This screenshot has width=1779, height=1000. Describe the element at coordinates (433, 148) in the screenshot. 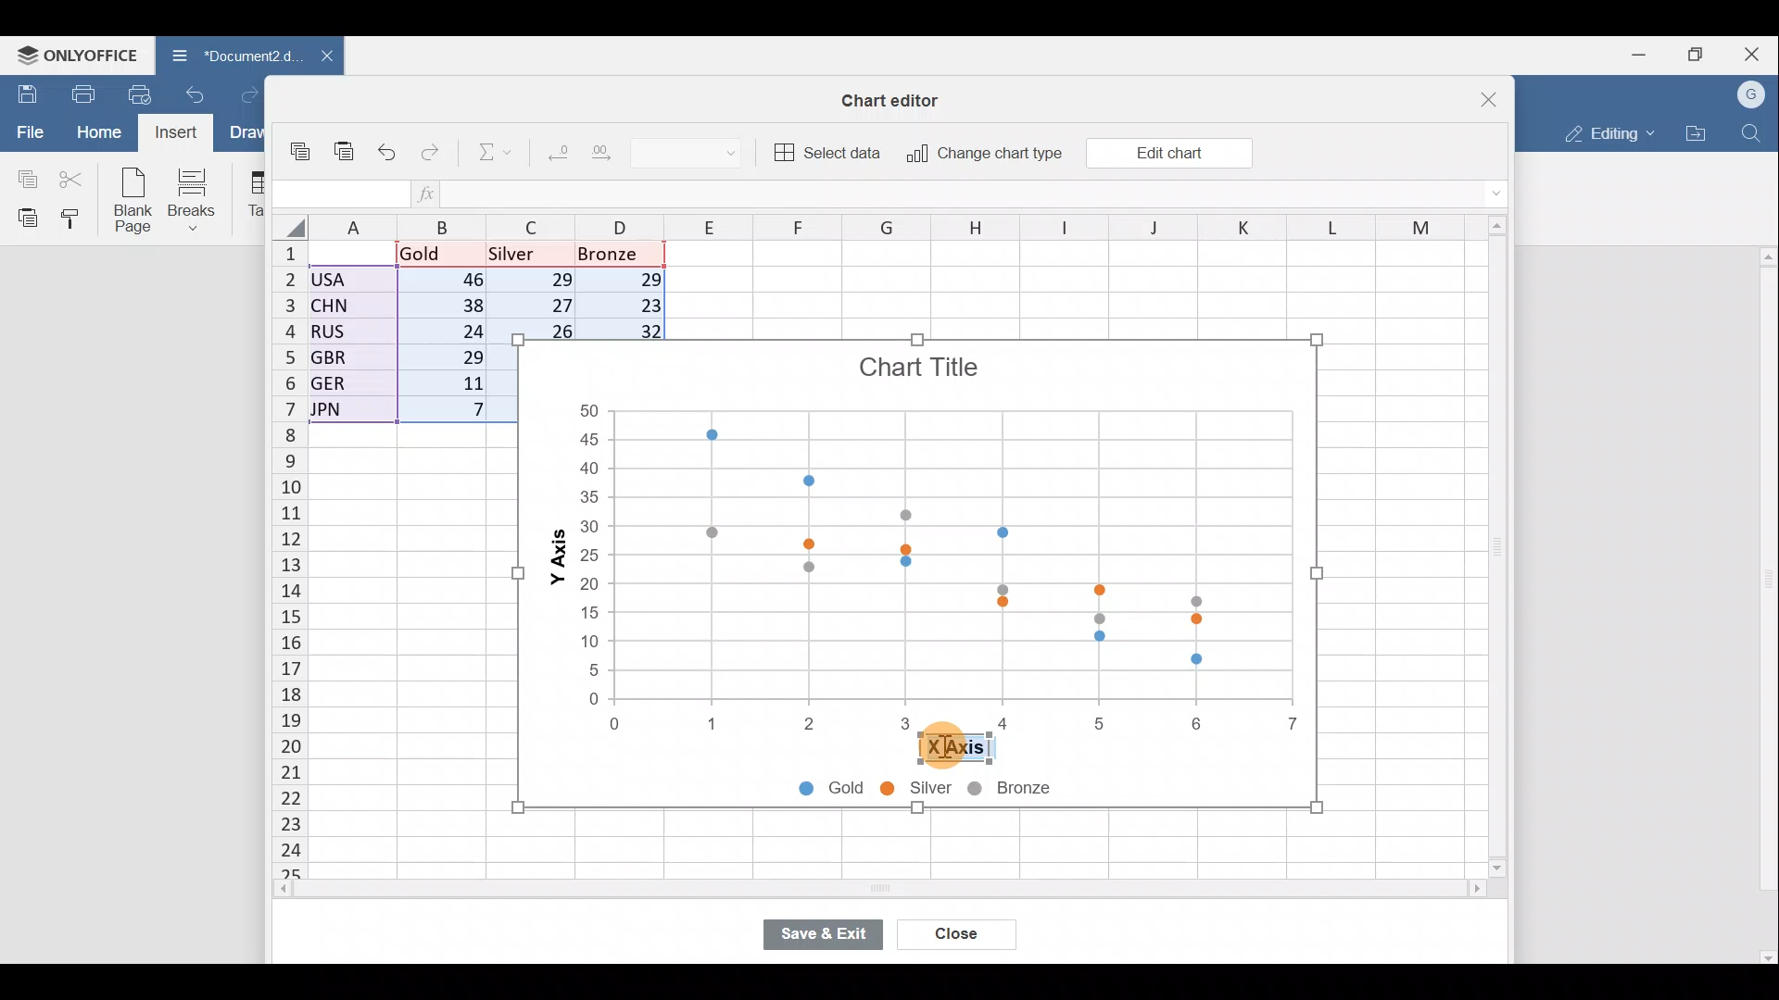

I see `Redo` at that location.